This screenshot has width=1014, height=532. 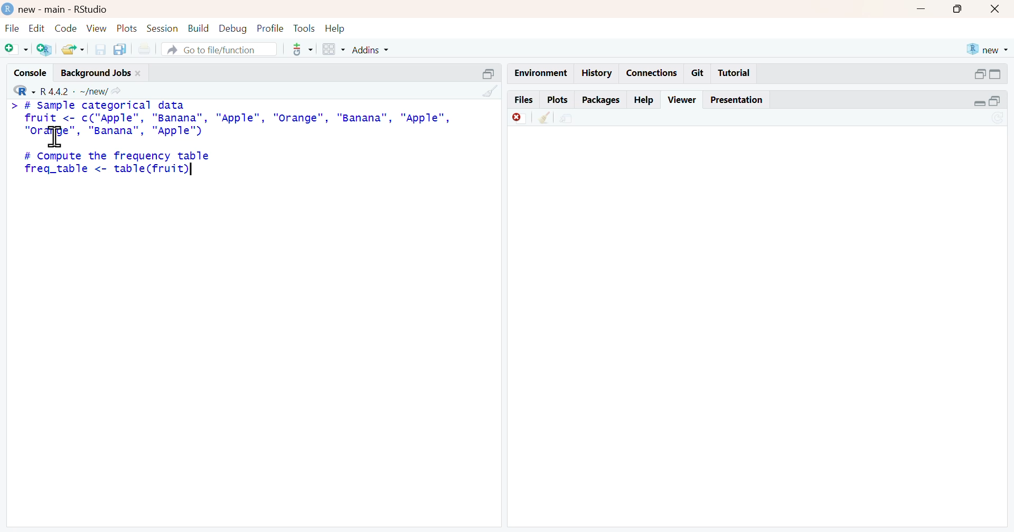 I want to click on debug, so click(x=233, y=29).